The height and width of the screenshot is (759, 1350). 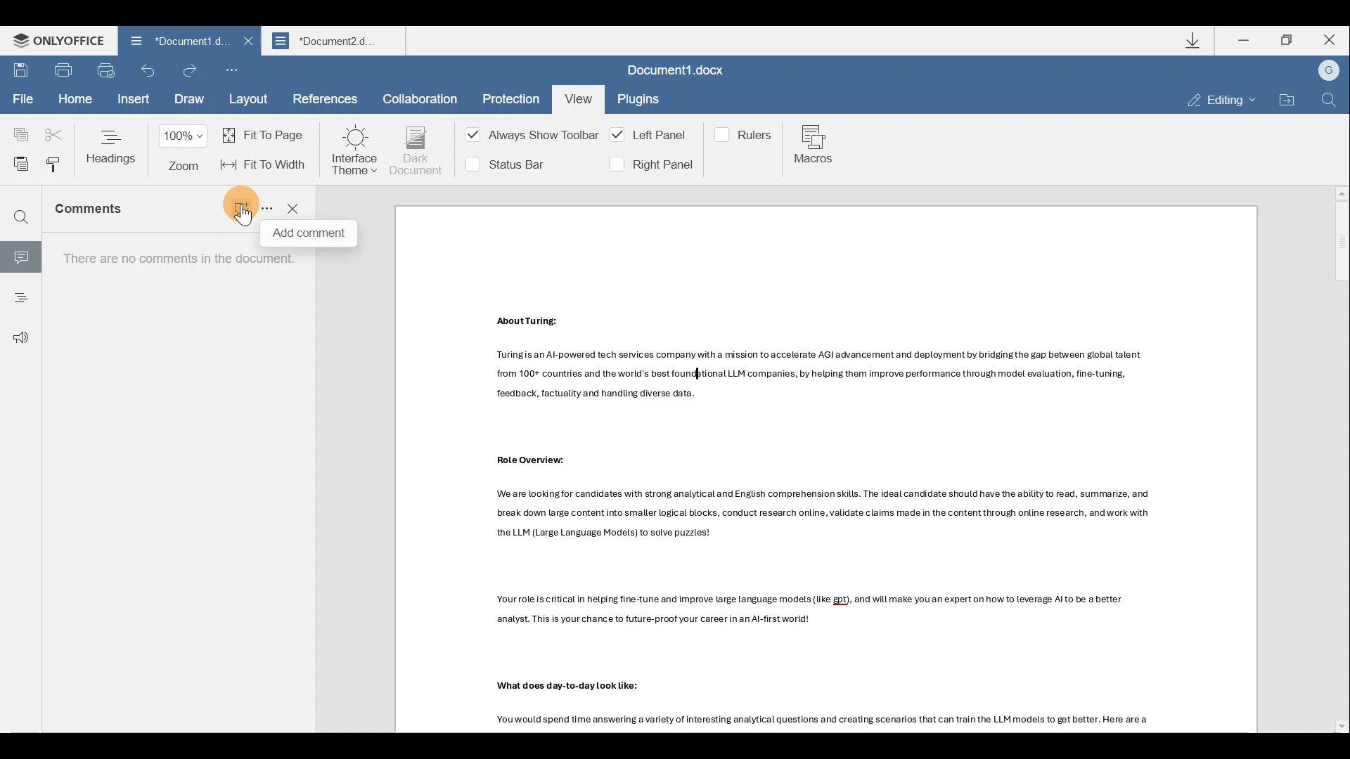 I want to click on Copy style, so click(x=53, y=164).